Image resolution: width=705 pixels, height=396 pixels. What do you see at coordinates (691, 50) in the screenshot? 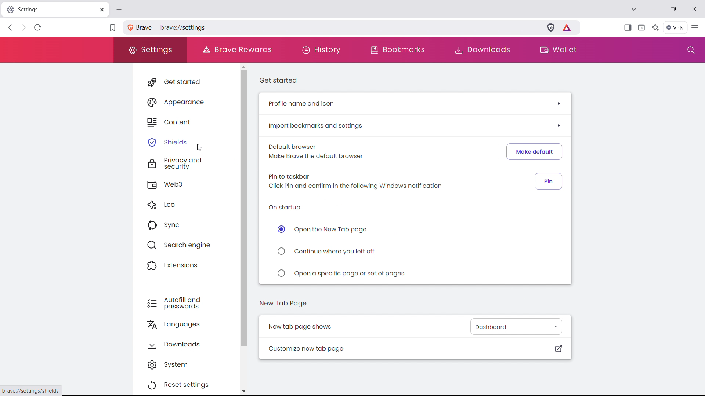
I see `search` at bounding box center [691, 50].